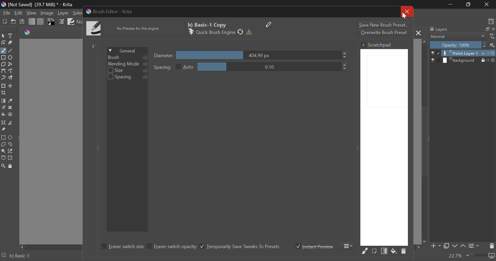  Describe the element at coordinates (3, 166) in the screenshot. I see `Zoom` at that location.